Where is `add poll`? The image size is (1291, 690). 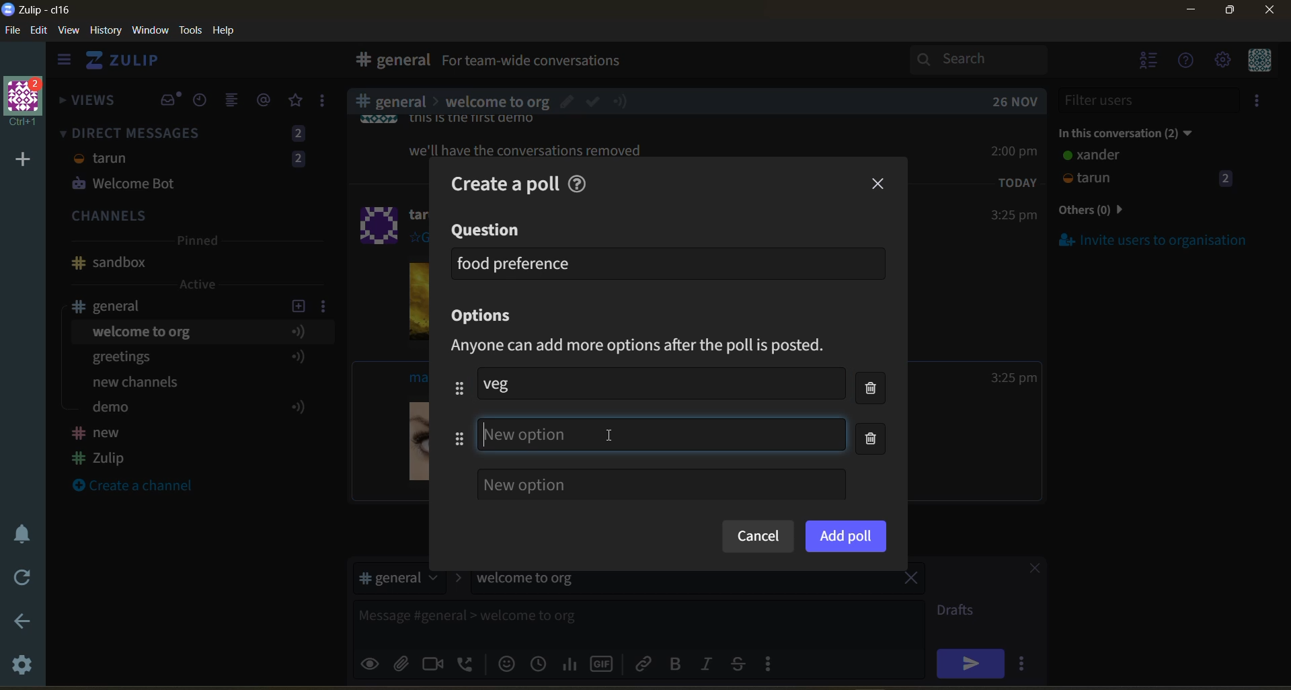 add poll is located at coordinates (846, 535).